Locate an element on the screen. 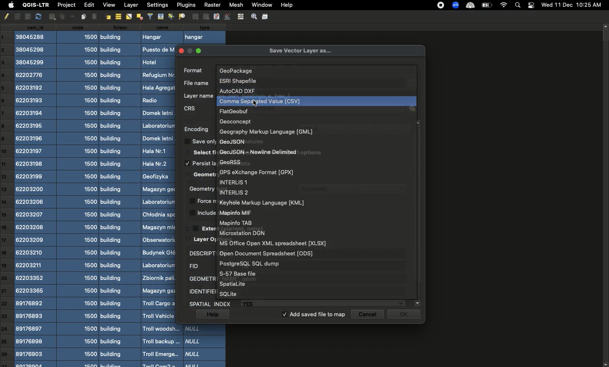 This screenshot has width=609, height=367. Plugins is located at coordinates (185, 5).